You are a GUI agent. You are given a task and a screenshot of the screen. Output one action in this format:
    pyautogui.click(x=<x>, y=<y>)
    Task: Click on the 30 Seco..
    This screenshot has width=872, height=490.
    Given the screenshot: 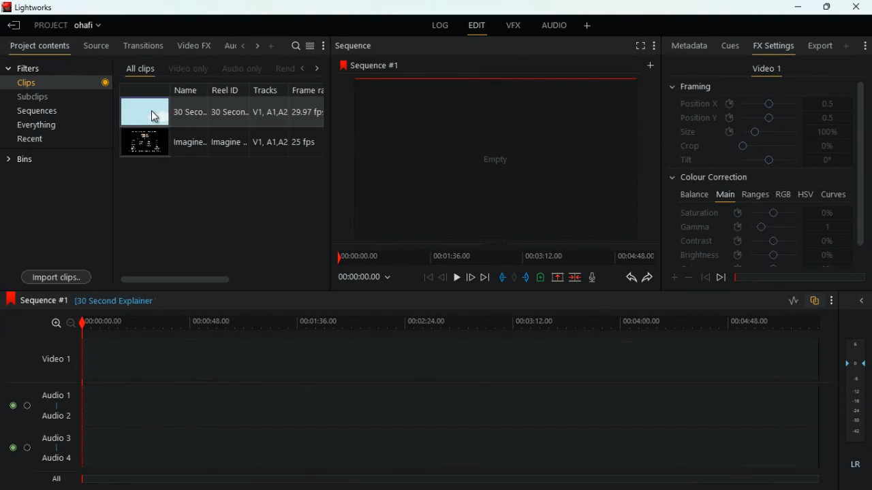 What is the action you would take?
    pyautogui.click(x=191, y=112)
    